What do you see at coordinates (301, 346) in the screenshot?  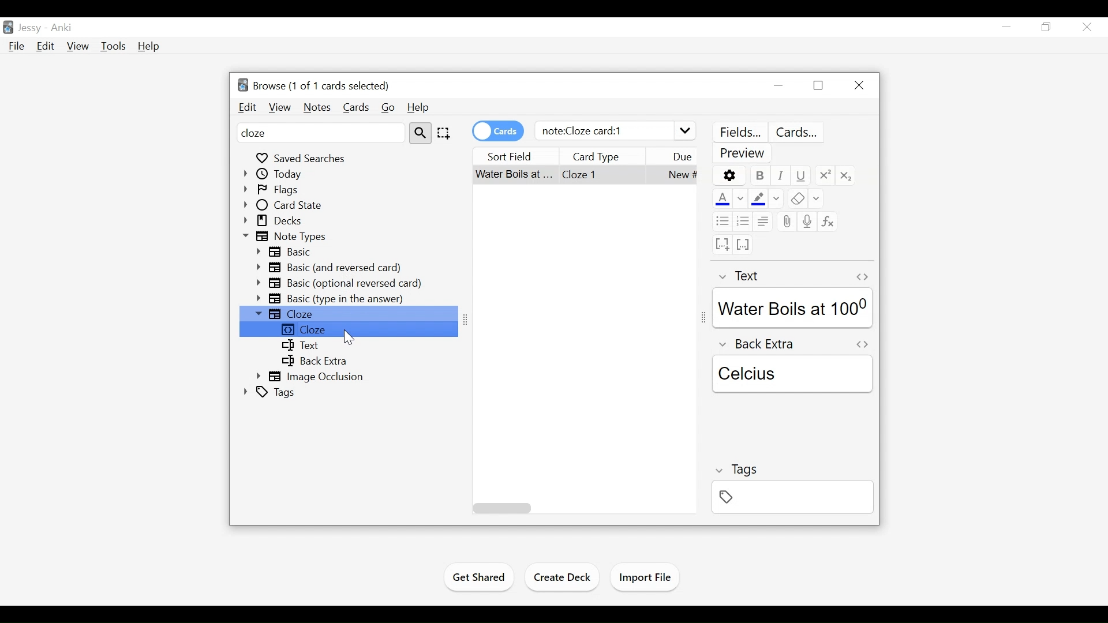 I see `Text` at bounding box center [301, 346].